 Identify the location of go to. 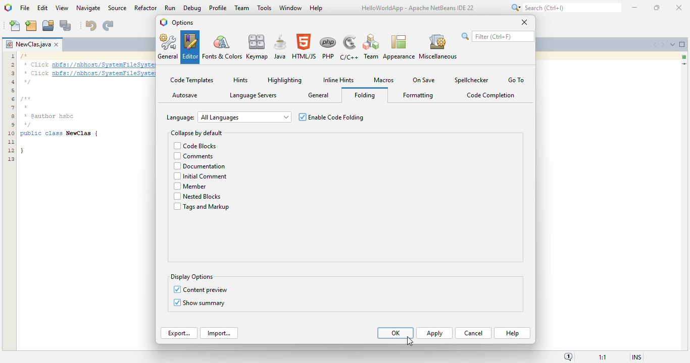
(516, 80).